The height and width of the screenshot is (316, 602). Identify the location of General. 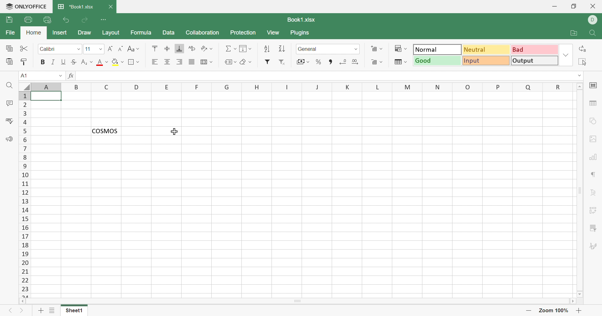
(322, 49).